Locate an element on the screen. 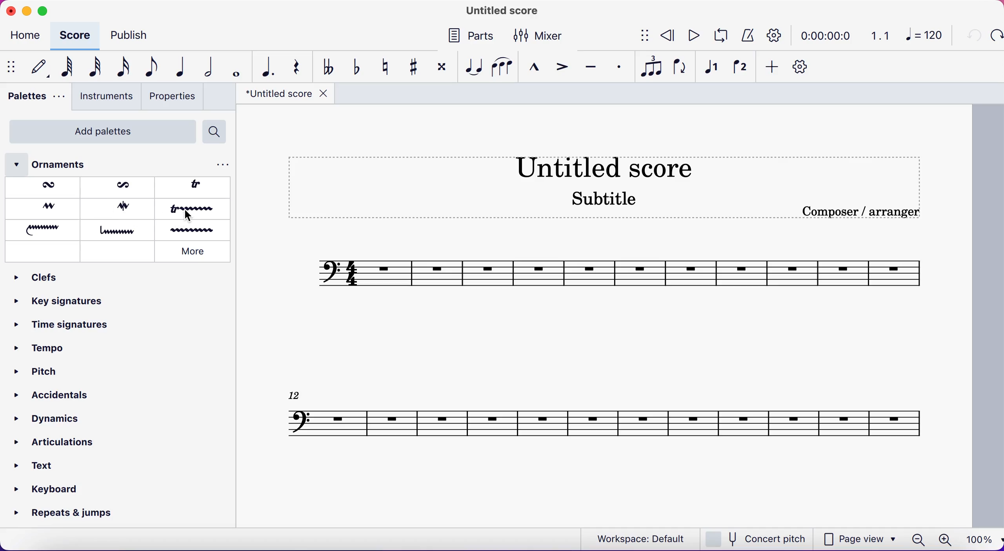 This screenshot has width=1004, height=551. workspace: default is located at coordinates (638, 538).